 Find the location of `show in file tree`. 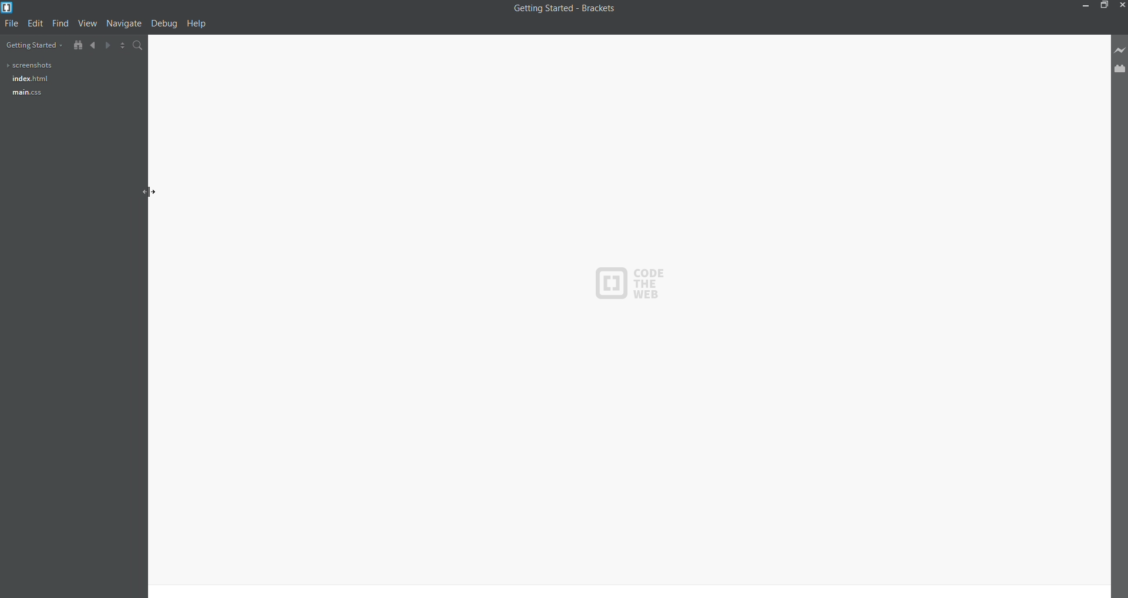

show in file tree is located at coordinates (74, 43).